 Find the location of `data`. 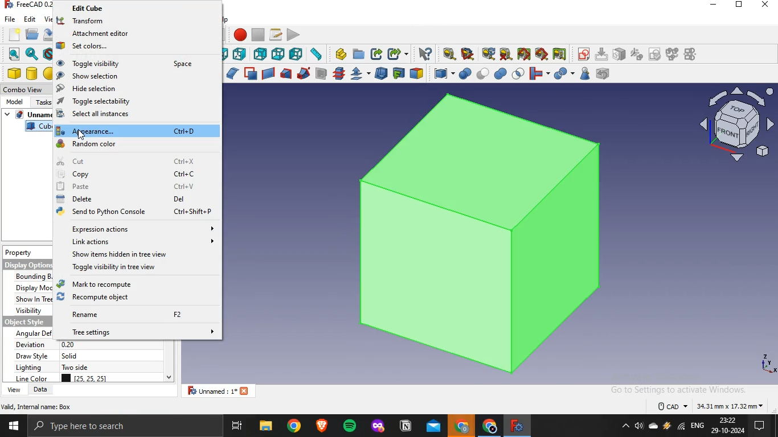

data is located at coordinates (42, 389).